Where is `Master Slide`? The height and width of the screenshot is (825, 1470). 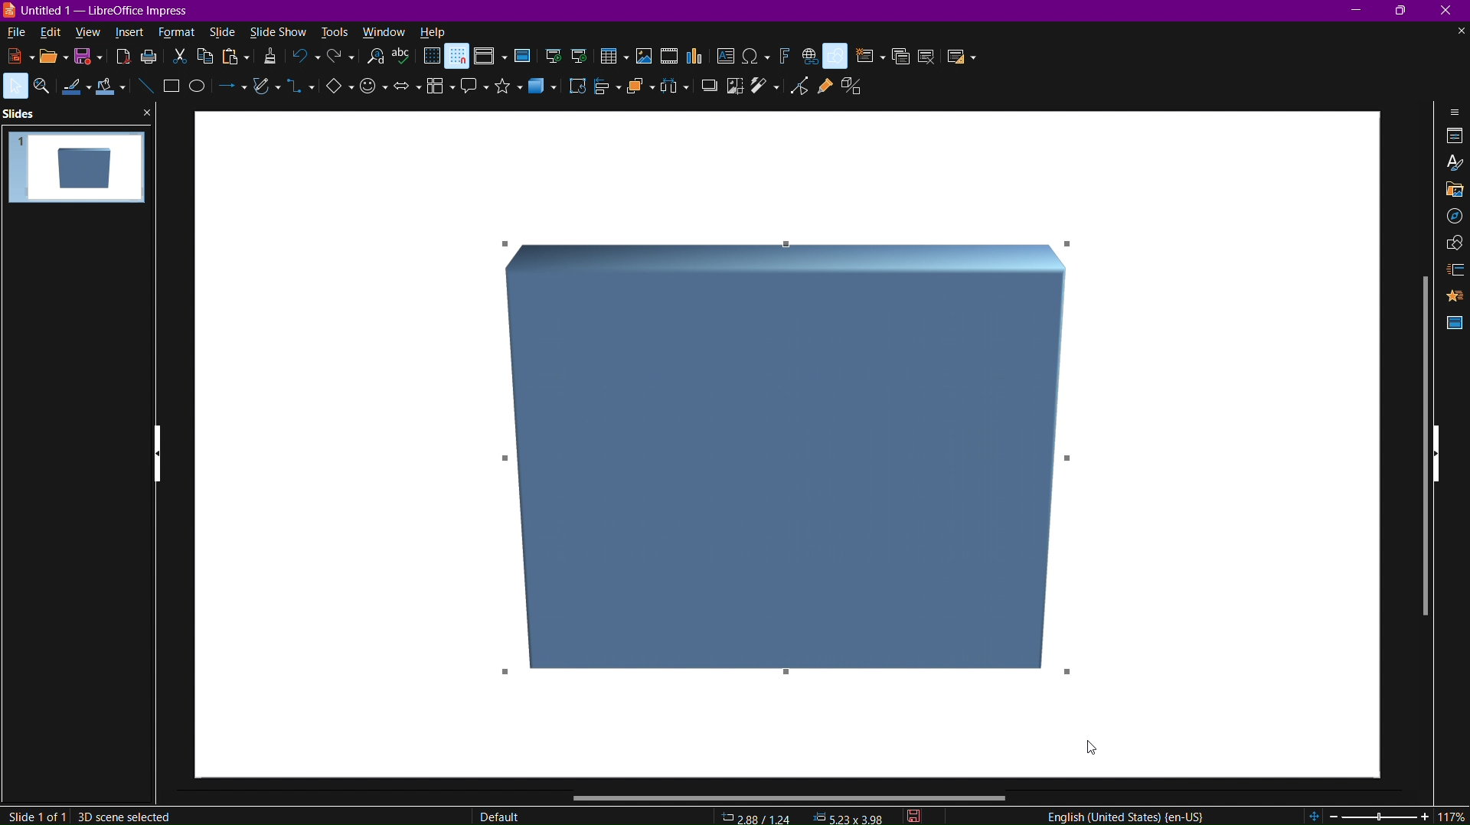
Master Slide is located at coordinates (1453, 323).